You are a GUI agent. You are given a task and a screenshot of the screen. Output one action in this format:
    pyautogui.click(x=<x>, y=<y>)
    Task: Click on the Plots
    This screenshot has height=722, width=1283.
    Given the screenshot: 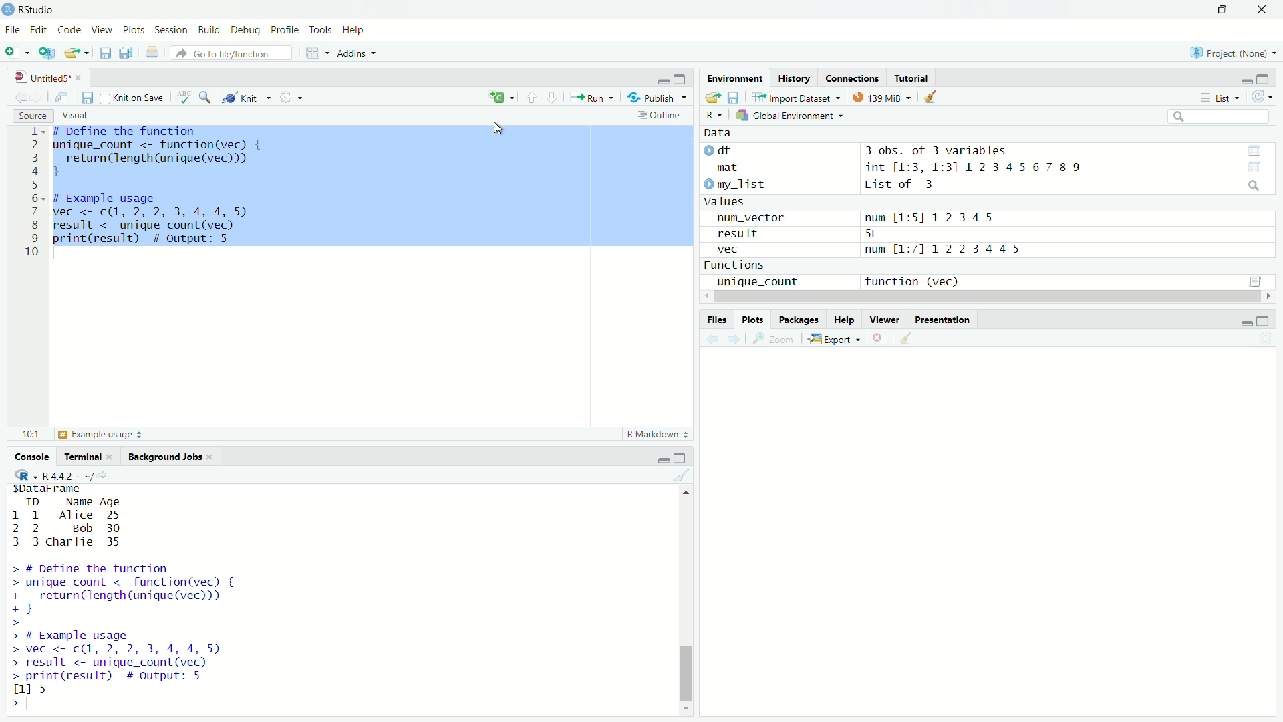 What is the action you would take?
    pyautogui.click(x=754, y=320)
    